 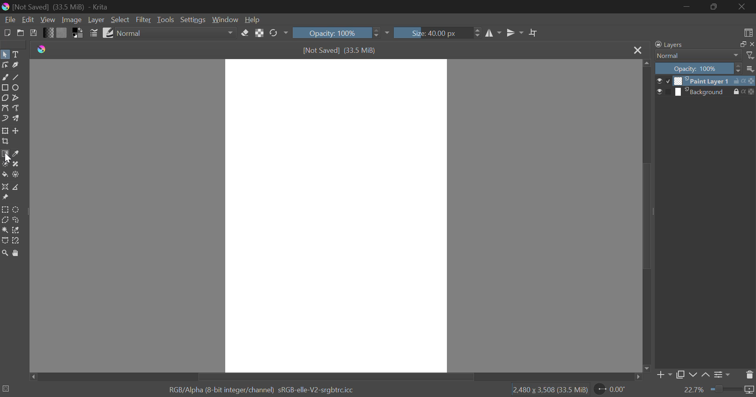 I want to click on Bezier Curve Selection, so click(x=5, y=239).